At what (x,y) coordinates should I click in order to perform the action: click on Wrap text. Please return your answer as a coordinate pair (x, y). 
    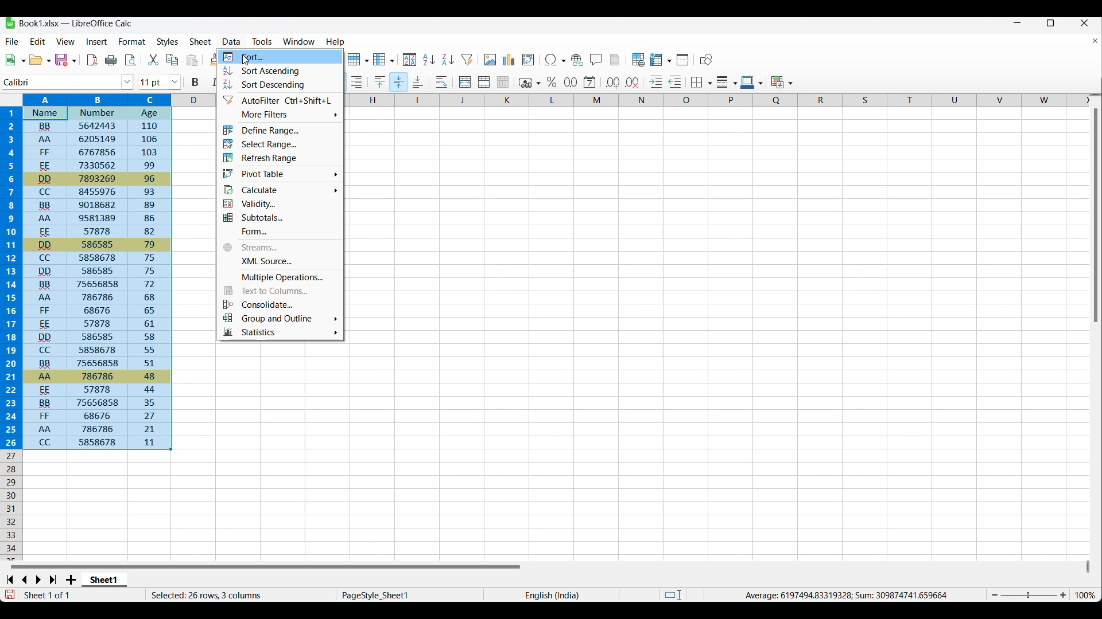
    Looking at the image, I should click on (442, 82).